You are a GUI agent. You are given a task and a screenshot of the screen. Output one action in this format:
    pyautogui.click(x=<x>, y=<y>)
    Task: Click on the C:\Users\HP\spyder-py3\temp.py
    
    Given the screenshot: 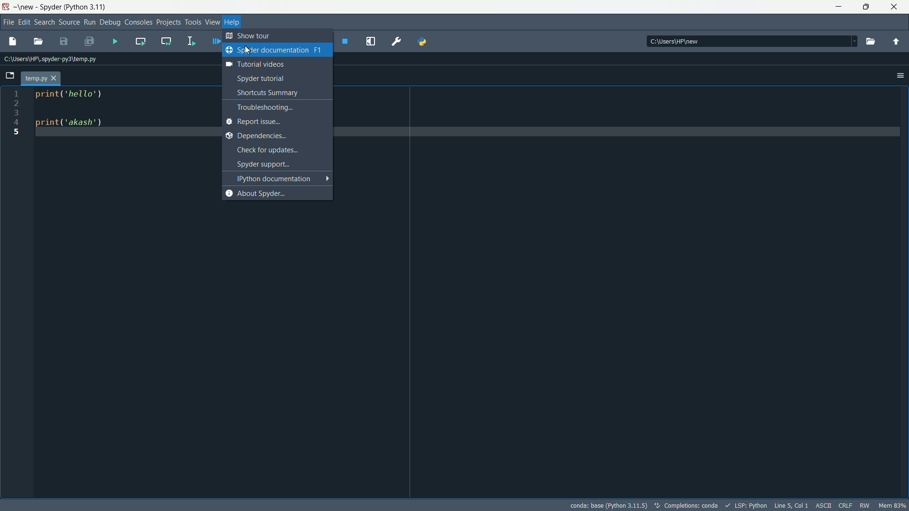 What is the action you would take?
    pyautogui.click(x=54, y=60)
    